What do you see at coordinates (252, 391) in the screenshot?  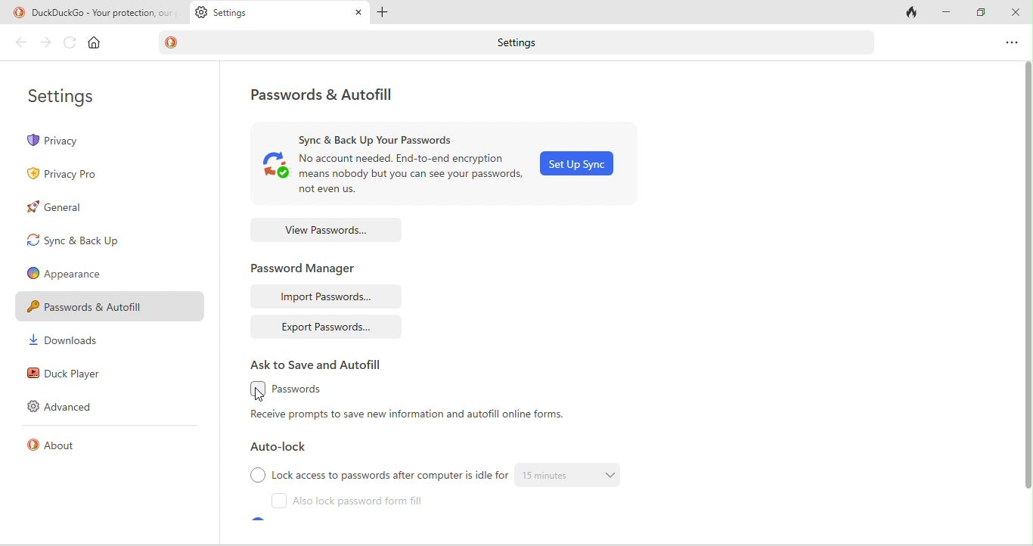 I see `enable checkbox` at bounding box center [252, 391].